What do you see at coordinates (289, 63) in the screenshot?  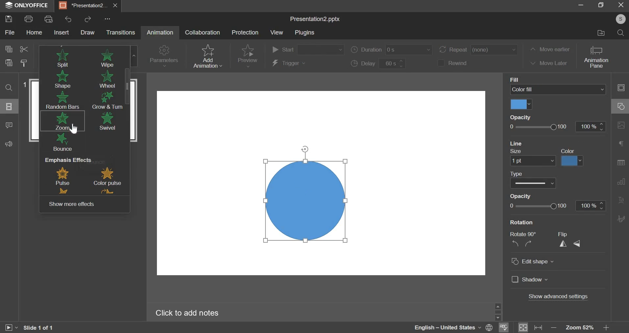 I see `trigger` at bounding box center [289, 63].